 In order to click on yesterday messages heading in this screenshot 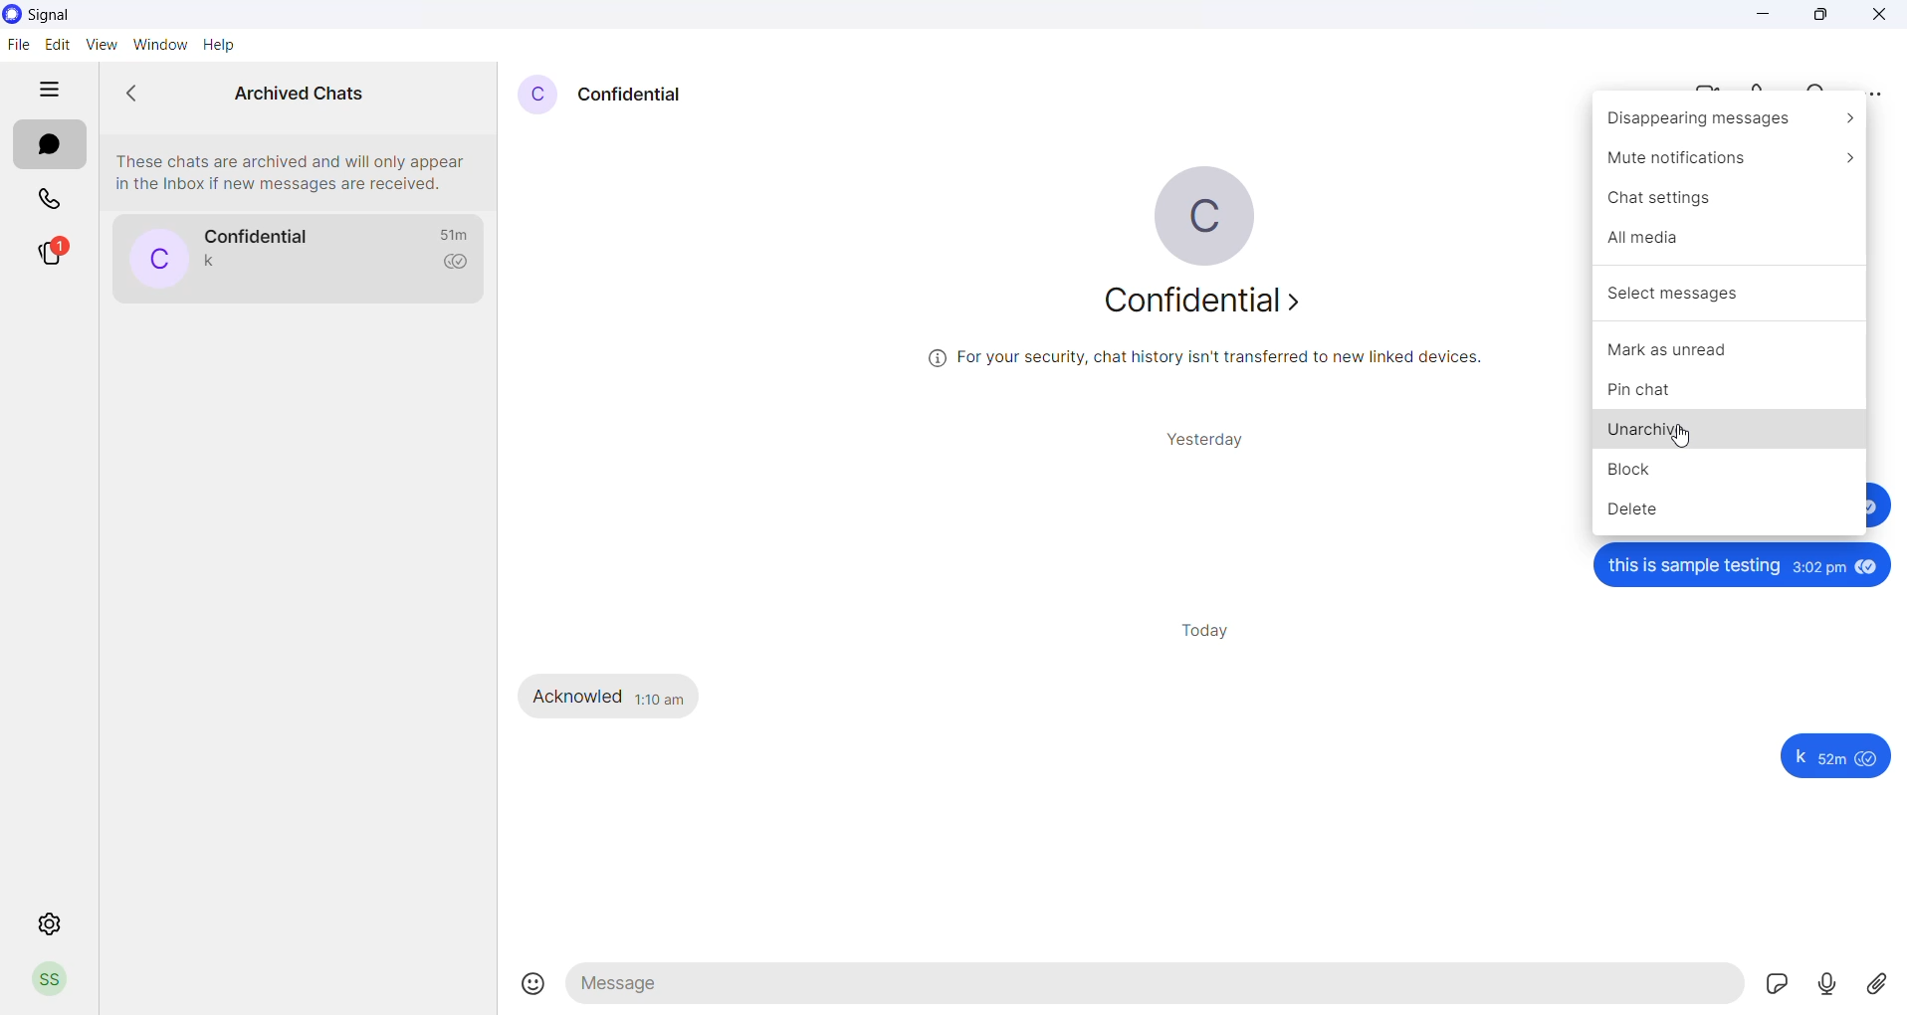, I will do `click(1208, 439)`.